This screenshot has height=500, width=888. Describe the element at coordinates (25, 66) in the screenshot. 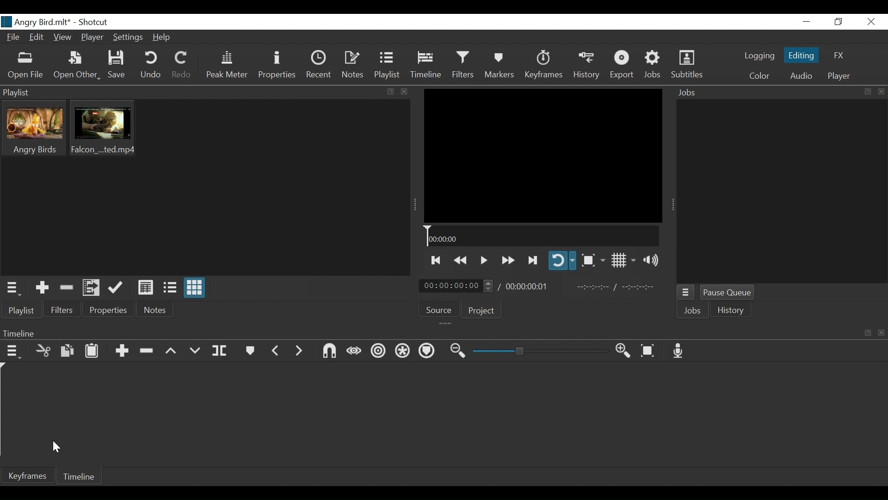

I see `Open File` at that location.